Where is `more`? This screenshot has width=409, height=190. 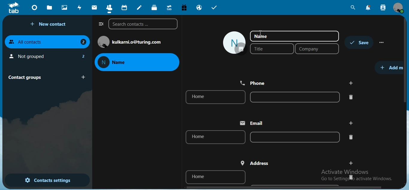
more is located at coordinates (382, 42).